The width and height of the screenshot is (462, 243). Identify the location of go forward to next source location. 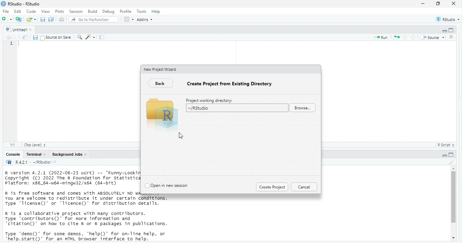
(16, 37).